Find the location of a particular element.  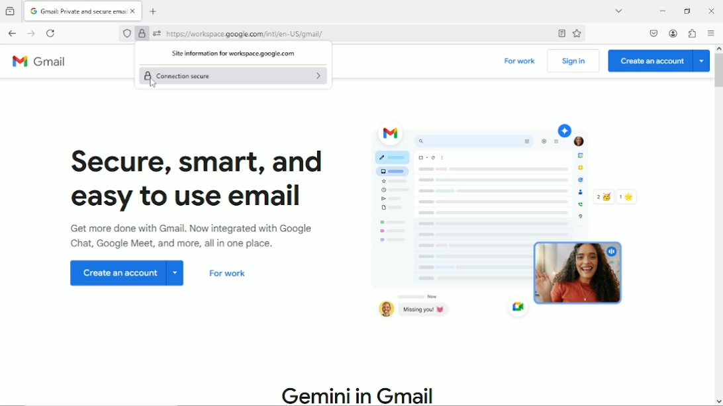

Go back is located at coordinates (13, 32).